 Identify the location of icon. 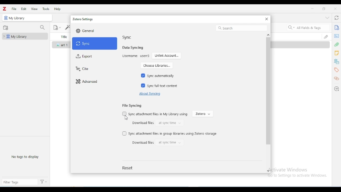
(6, 18).